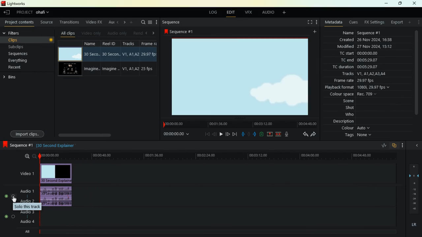 Image resolution: width=422 pixels, height=237 pixels. What do you see at coordinates (111, 58) in the screenshot?
I see `reel id` at bounding box center [111, 58].